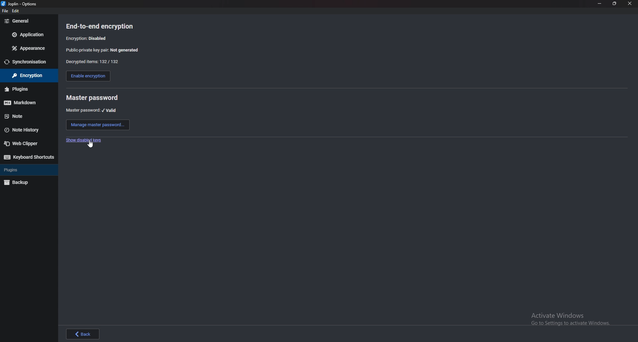 Image resolution: width=638 pixels, height=342 pixels. Describe the element at coordinates (84, 333) in the screenshot. I see `back` at that location.